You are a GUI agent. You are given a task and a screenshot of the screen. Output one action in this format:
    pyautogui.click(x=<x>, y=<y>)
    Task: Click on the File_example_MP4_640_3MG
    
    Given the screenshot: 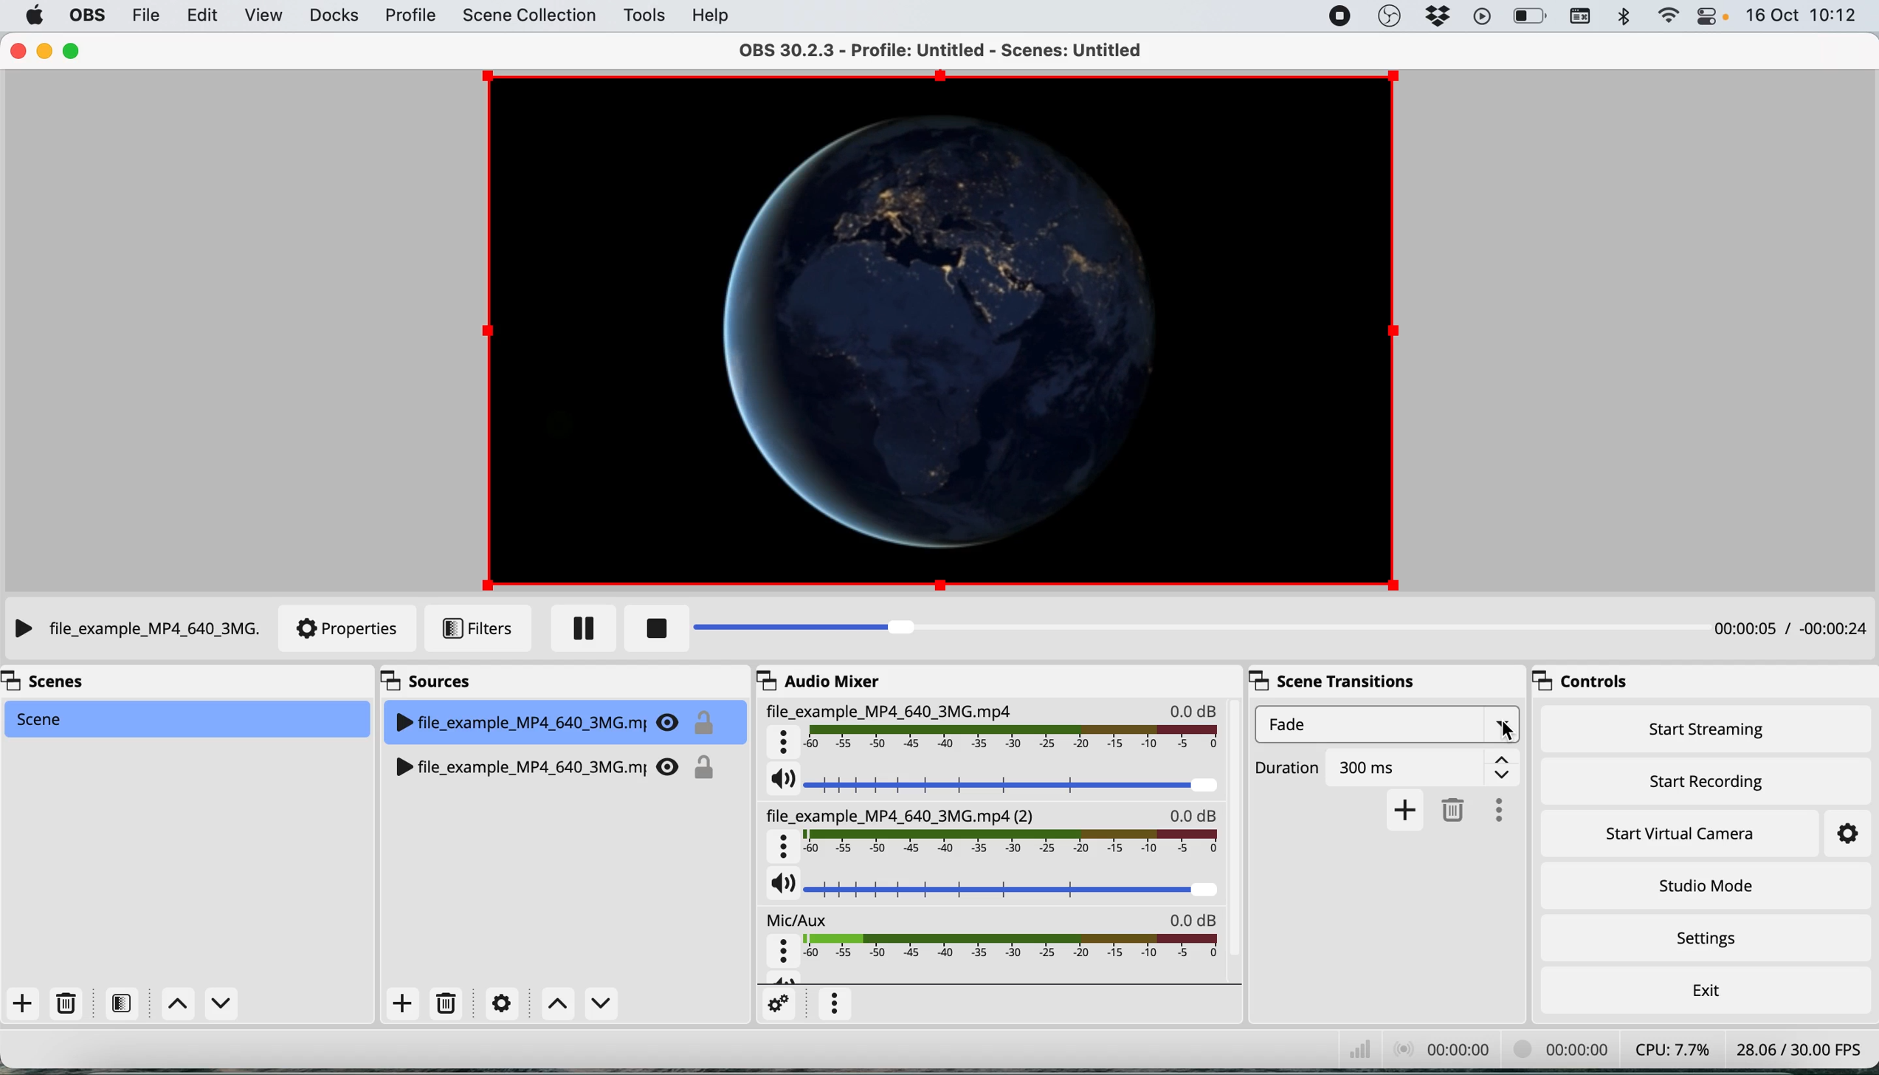 What is the action you would take?
    pyautogui.click(x=990, y=728)
    